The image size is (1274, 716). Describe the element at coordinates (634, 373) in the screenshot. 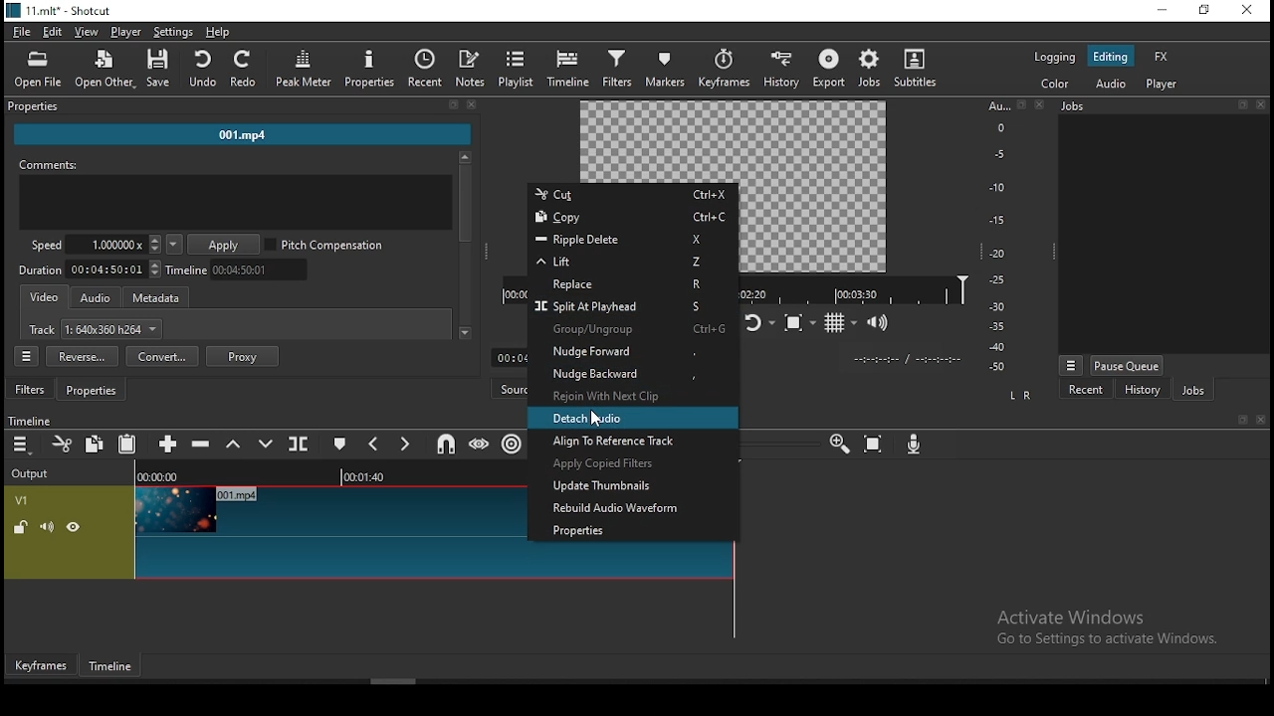

I see `nudge backward` at that location.